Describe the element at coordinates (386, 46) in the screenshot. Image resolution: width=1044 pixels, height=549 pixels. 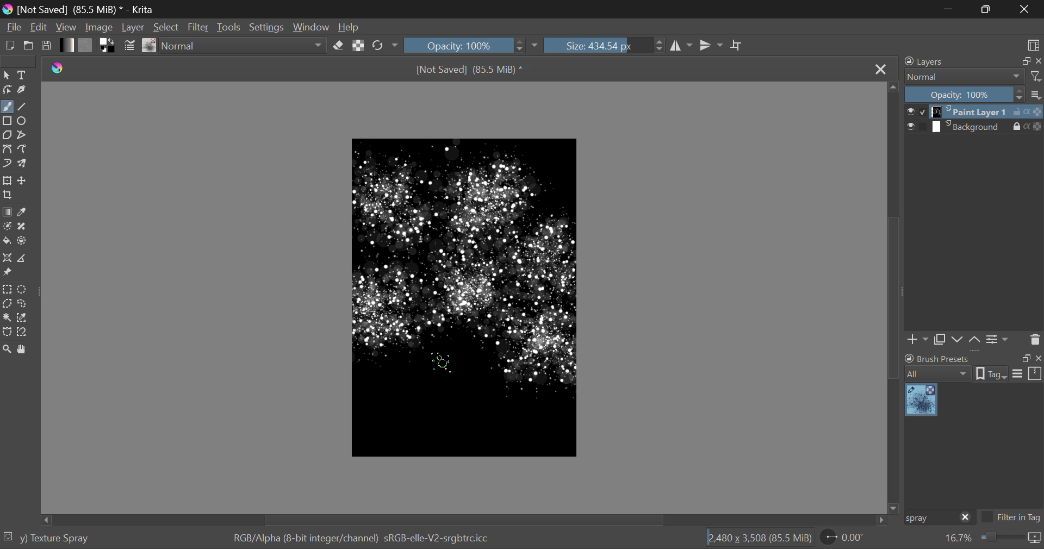
I see `Rotate` at that location.